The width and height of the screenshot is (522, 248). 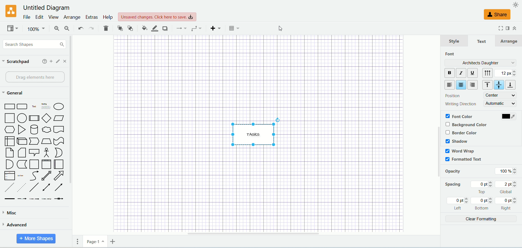 I want to click on Text, so click(x=34, y=106).